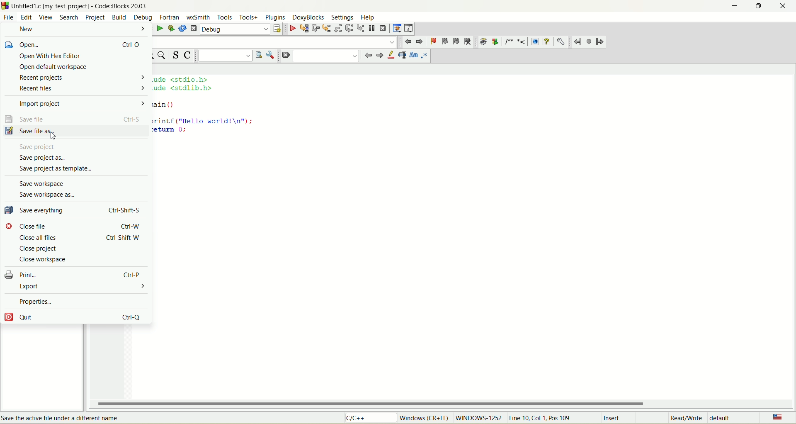 This screenshot has height=424, width=796. I want to click on print, so click(78, 275).